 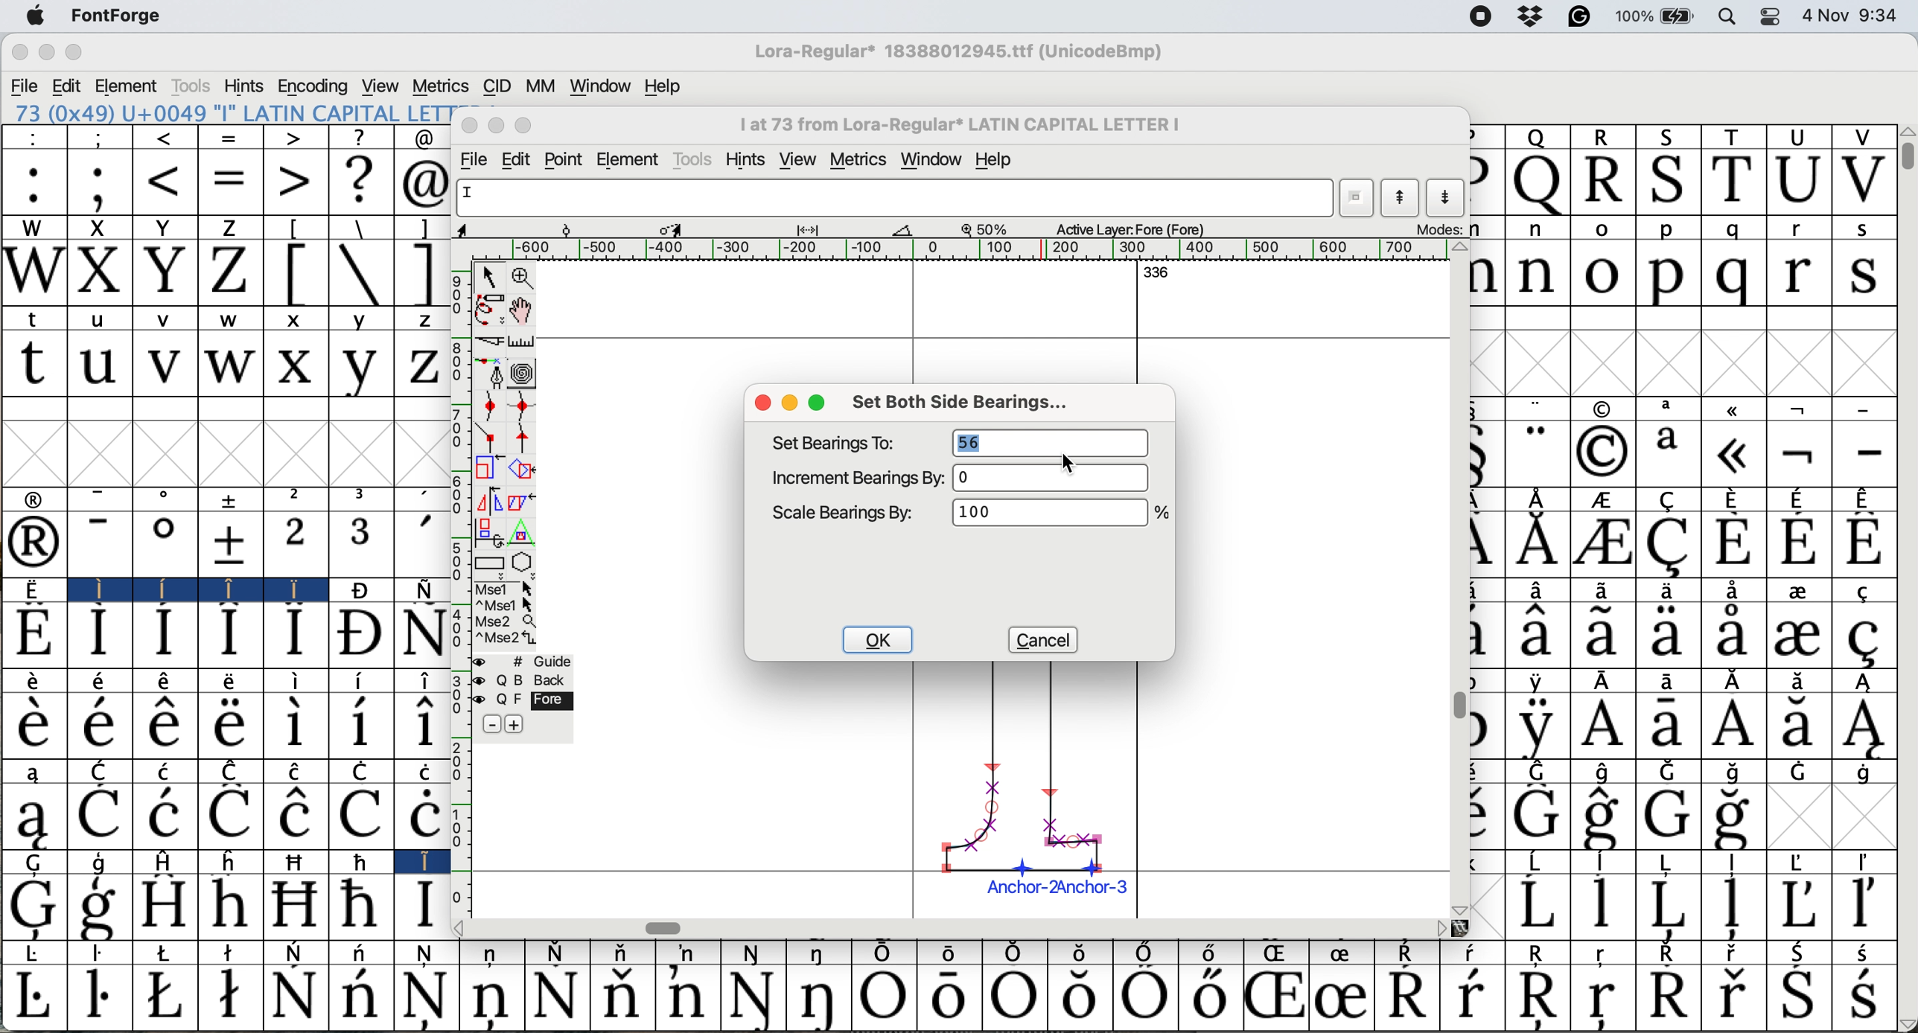 What do you see at coordinates (1611, 682) in the screenshot?
I see `Symbol` at bounding box center [1611, 682].